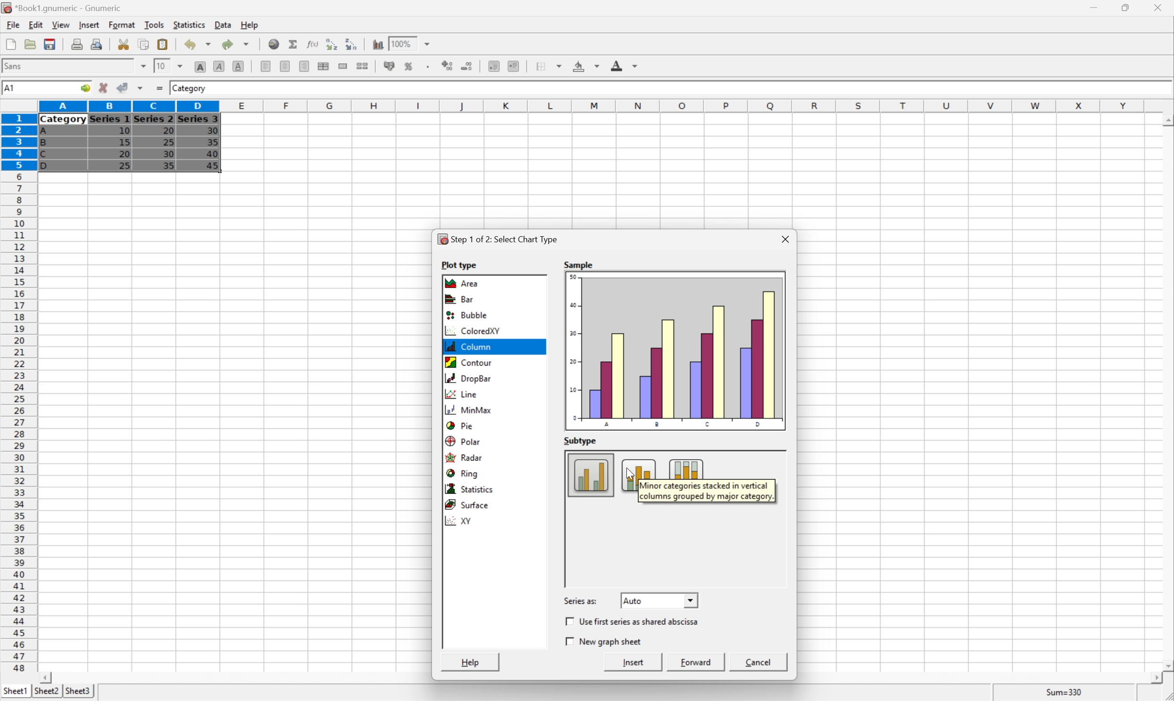  I want to click on Insert a chart, so click(377, 44).